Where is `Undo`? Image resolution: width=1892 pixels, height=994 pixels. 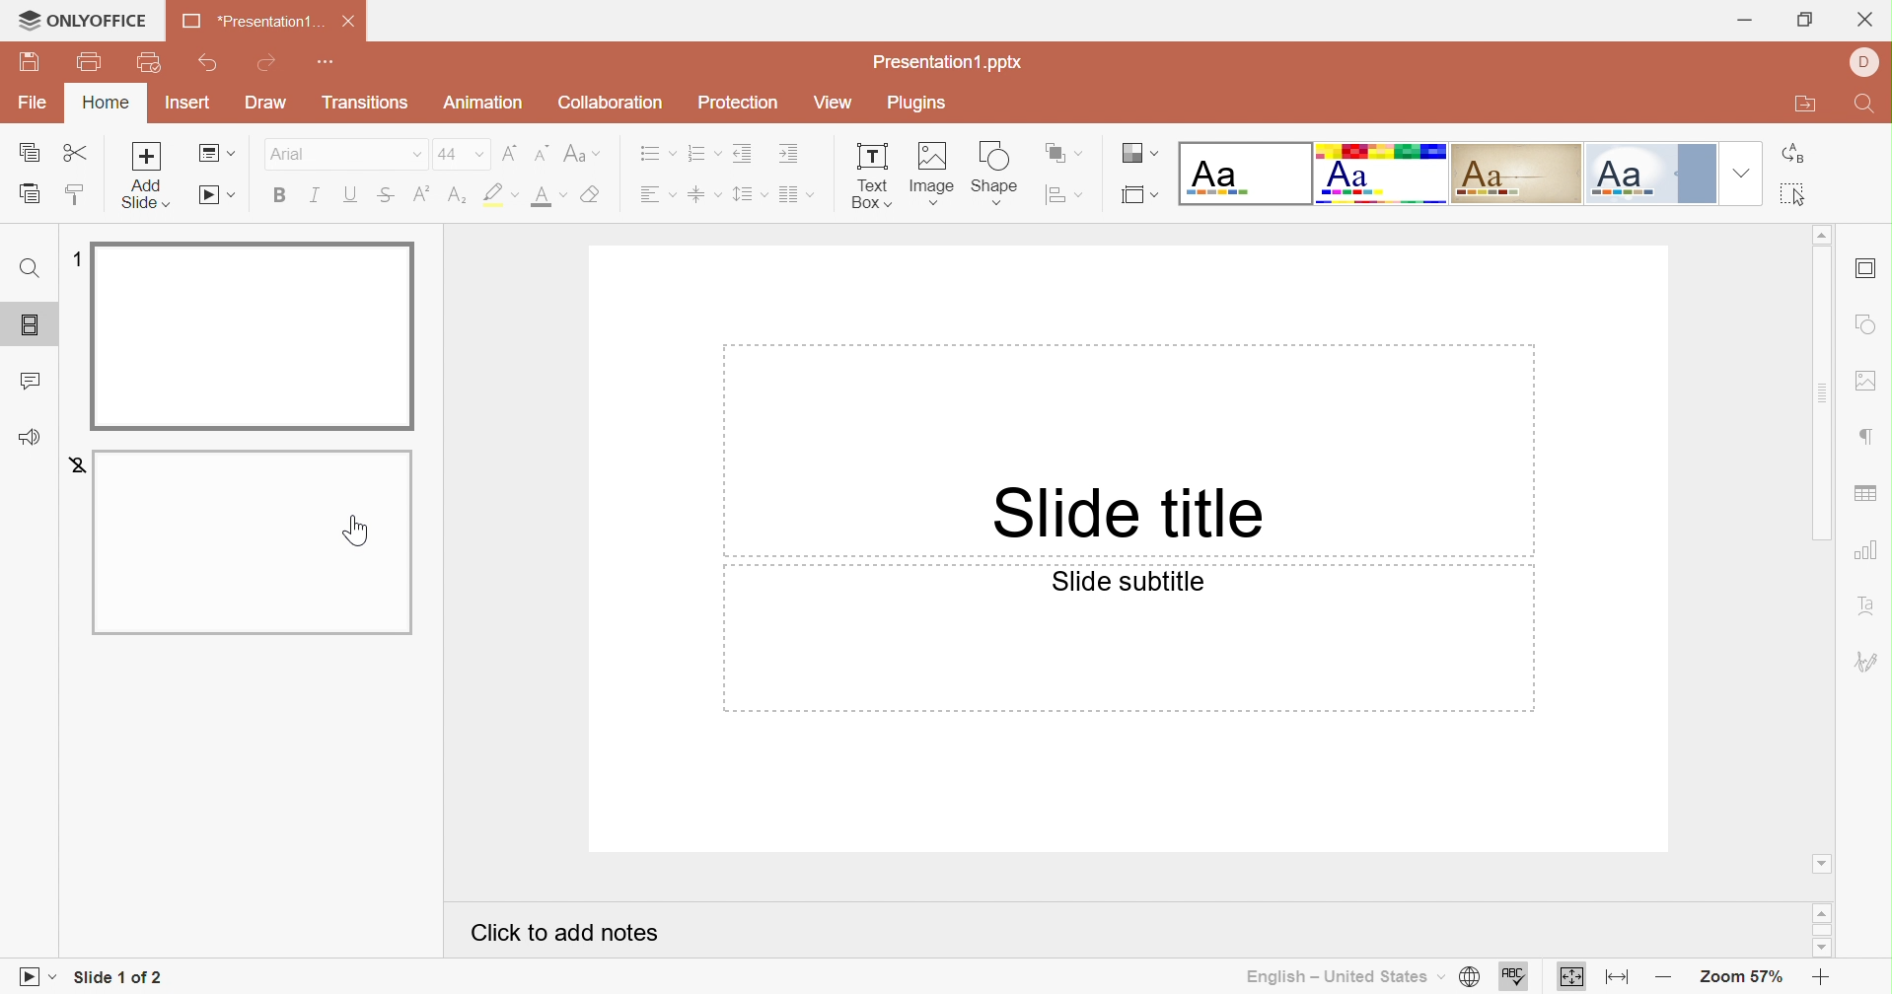
Undo is located at coordinates (207, 66).